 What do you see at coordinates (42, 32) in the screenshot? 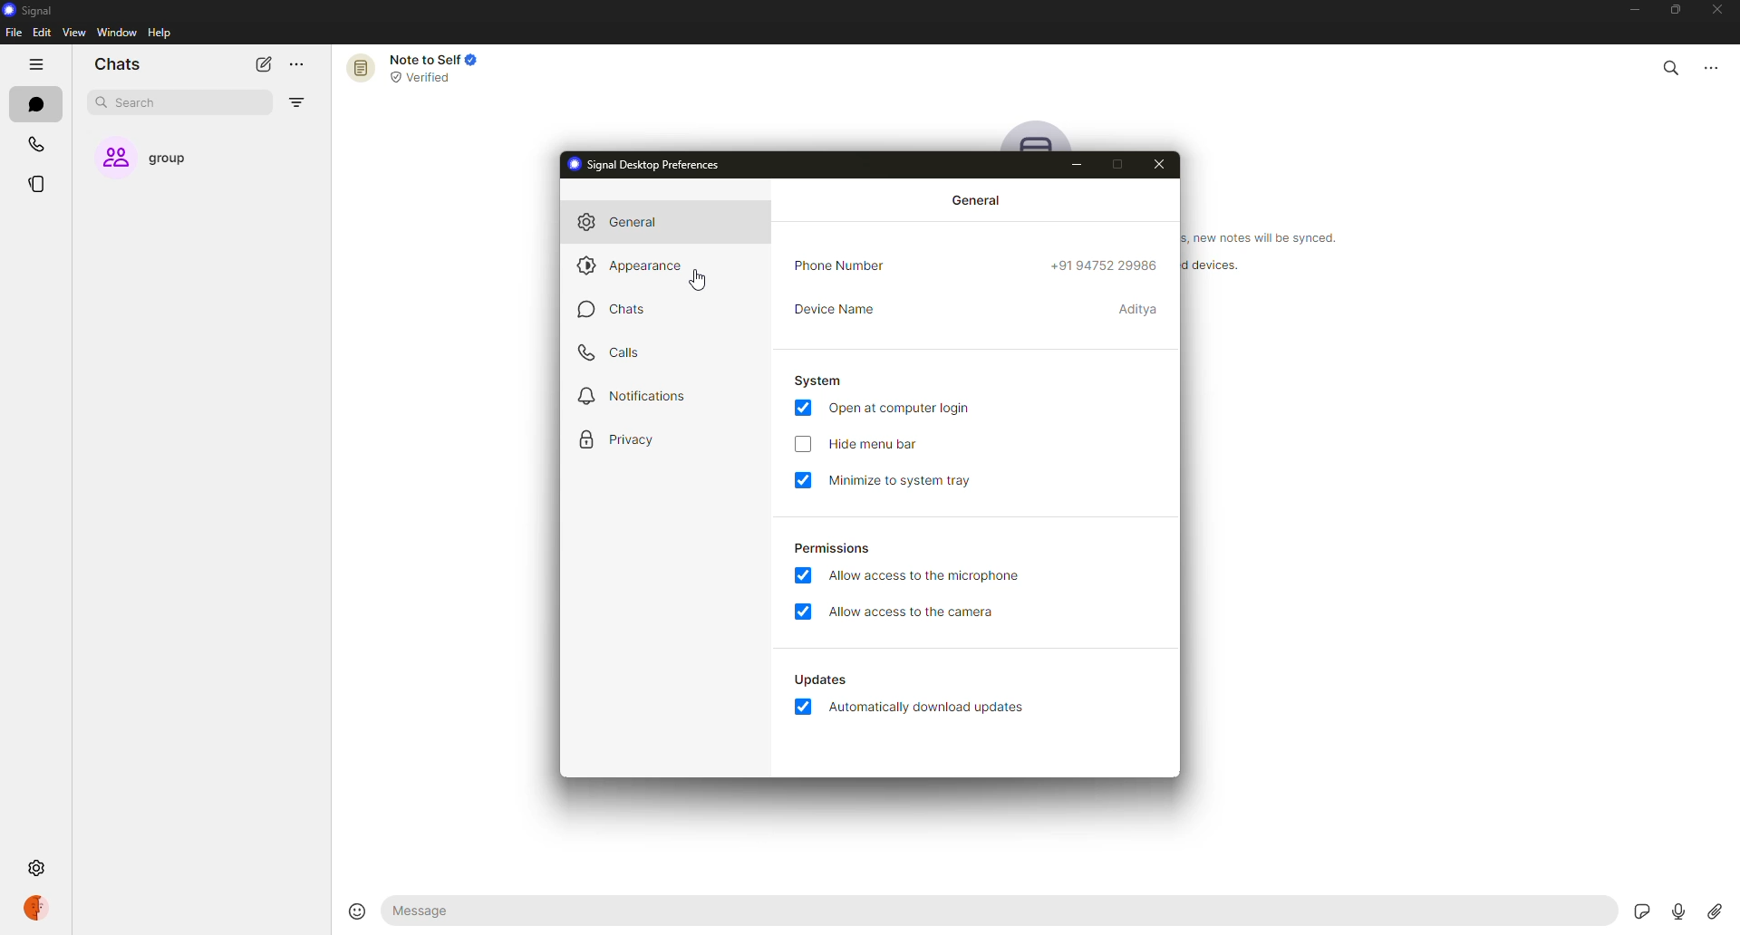
I see `edit` at bounding box center [42, 32].